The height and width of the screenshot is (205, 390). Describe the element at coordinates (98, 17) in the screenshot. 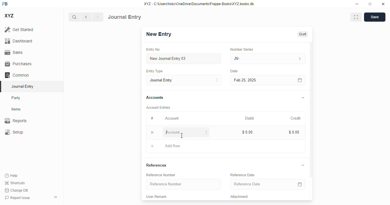

I see `next` at that location.